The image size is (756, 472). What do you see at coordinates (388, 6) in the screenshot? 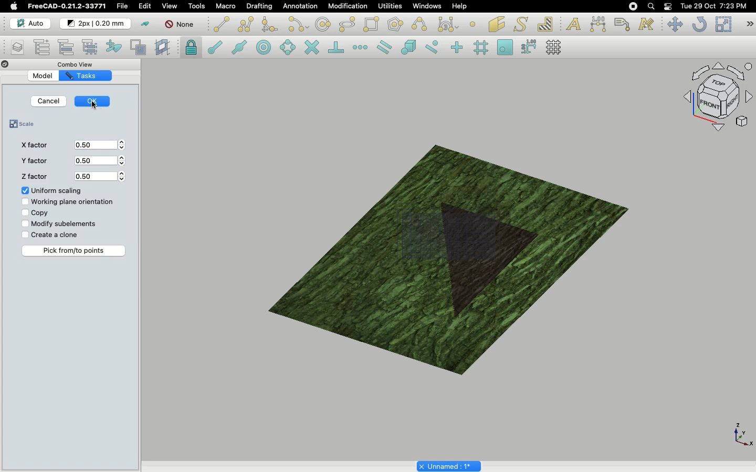
I see `Utilities` at bounding box center [388, 6].